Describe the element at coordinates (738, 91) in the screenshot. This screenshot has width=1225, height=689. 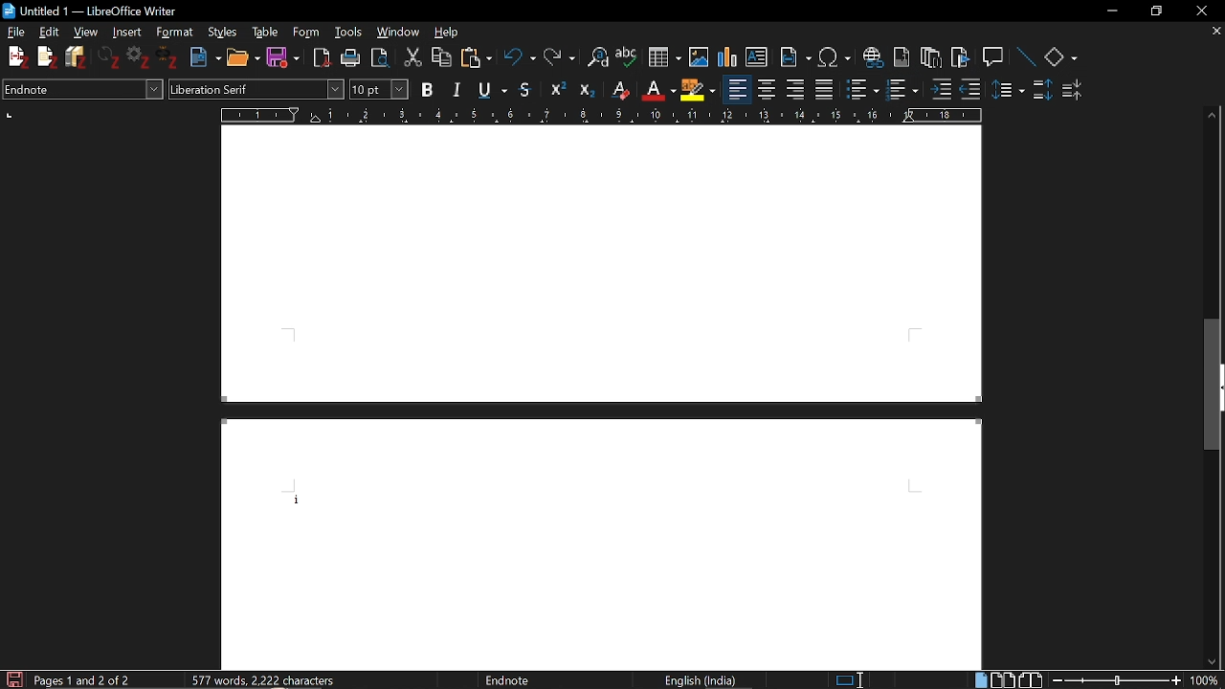
I see `Align left` at that location.